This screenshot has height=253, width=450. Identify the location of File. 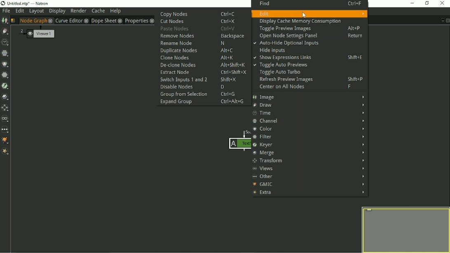
(6, 12).